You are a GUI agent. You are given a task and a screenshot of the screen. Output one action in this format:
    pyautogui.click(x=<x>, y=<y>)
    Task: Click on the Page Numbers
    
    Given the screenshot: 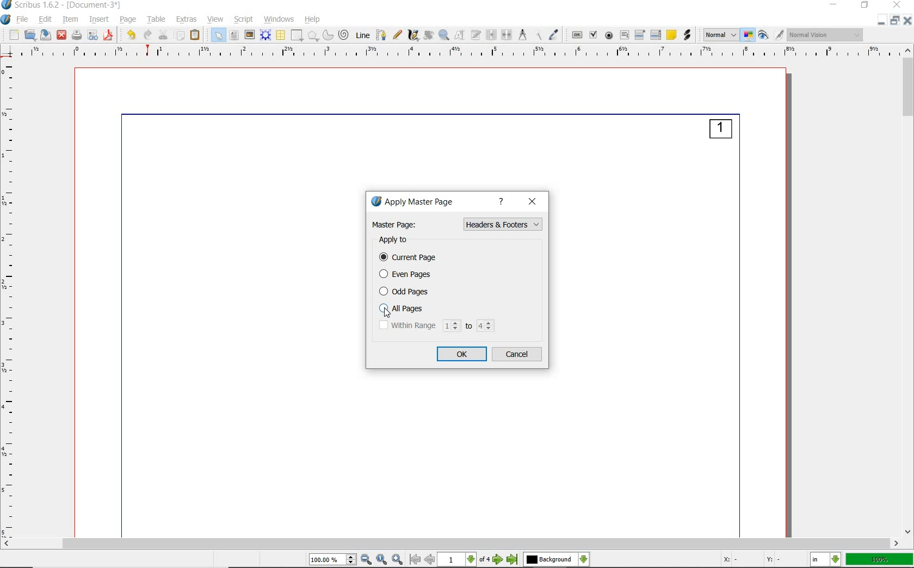 What is the action you would take?
    pyautogui.click(x=503, y=223)
    